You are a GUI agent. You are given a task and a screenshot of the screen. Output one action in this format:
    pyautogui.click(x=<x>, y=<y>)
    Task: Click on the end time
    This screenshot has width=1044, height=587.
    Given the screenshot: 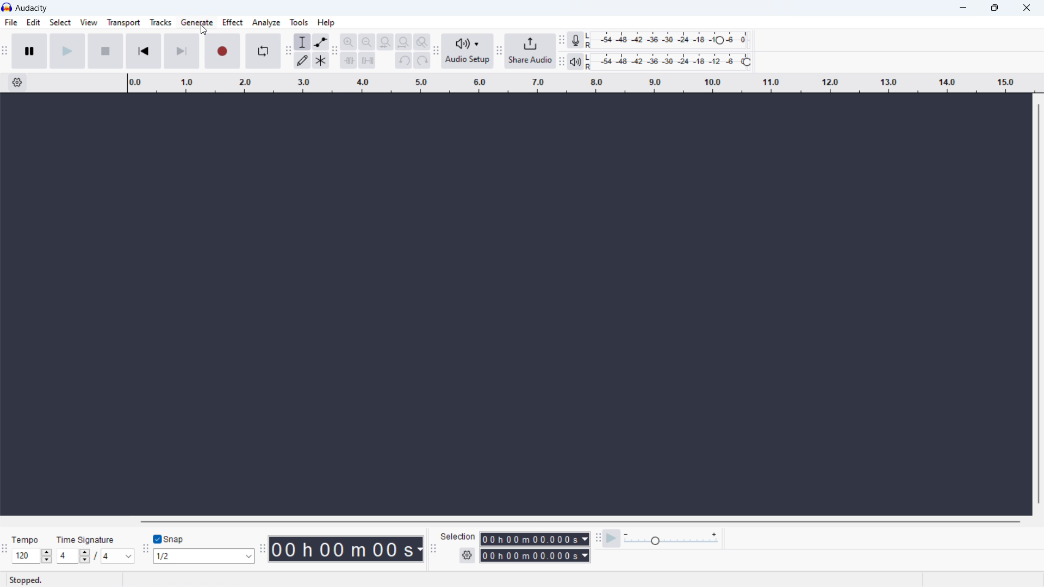 What is the action you would take?
    pyautogui.click(x=536, y=556)
    